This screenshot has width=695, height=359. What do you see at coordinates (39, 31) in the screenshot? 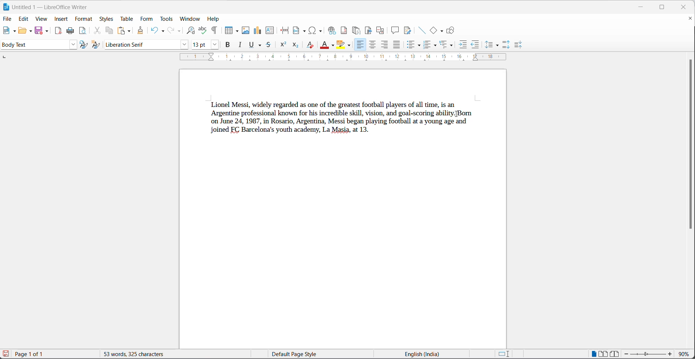
I see `save` at bounding box center [39, 31].